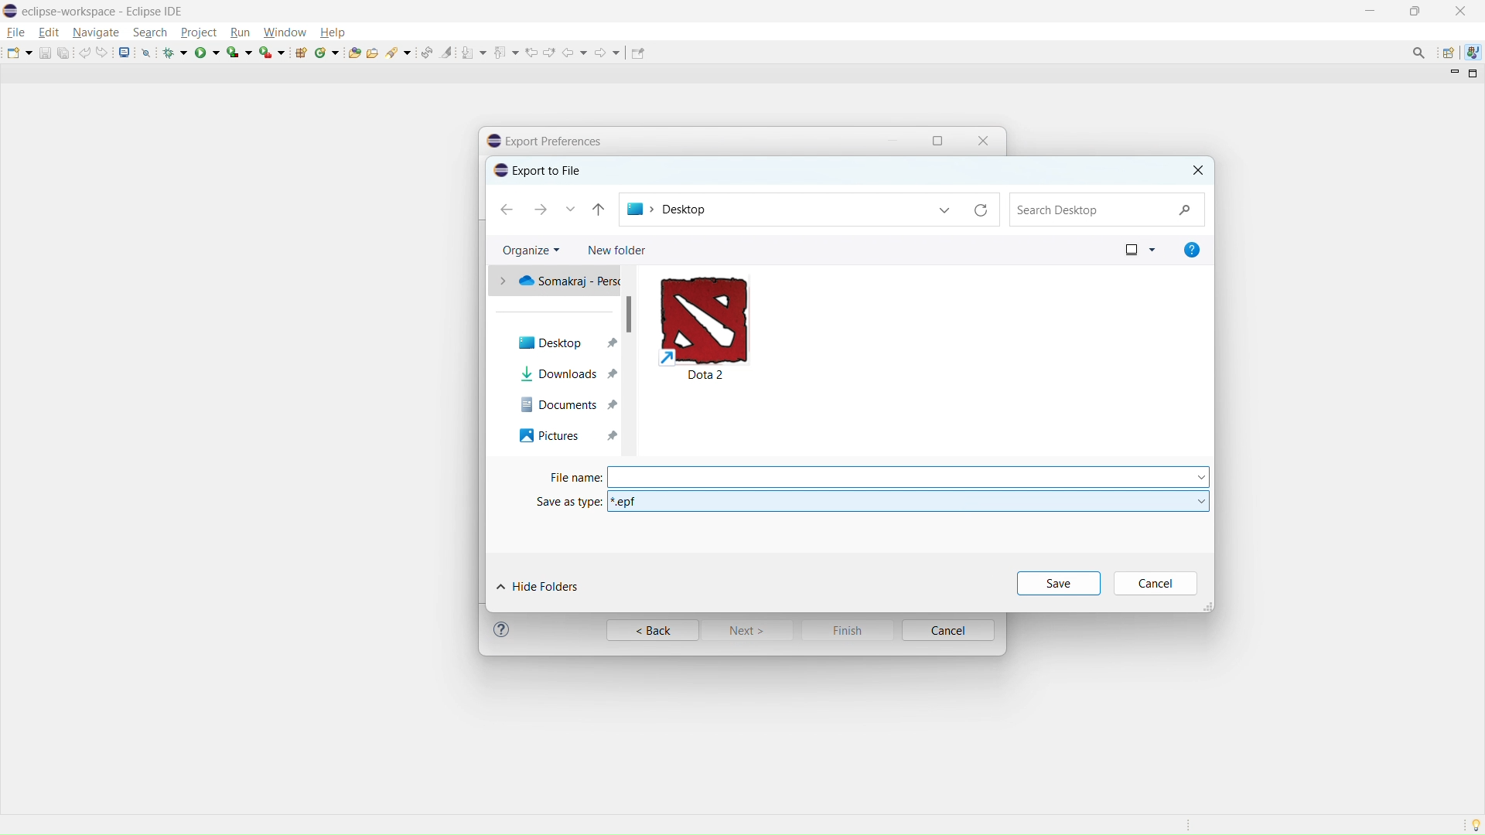 Image resolution: width=1485 pixels, height=835 pixels. I want to click on save, so click(44, 53).